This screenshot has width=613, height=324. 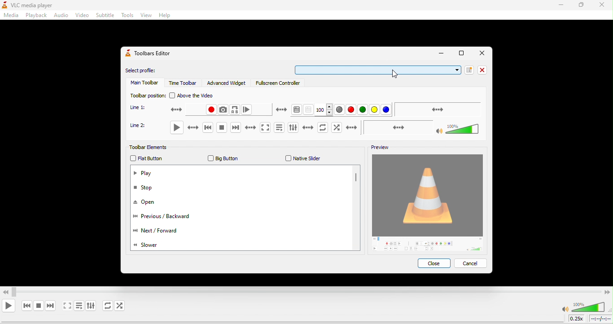 What do you see at coordinates (151, 147) in the screenshot?
I see `toolbar elements` at bounding box center [151, 147].